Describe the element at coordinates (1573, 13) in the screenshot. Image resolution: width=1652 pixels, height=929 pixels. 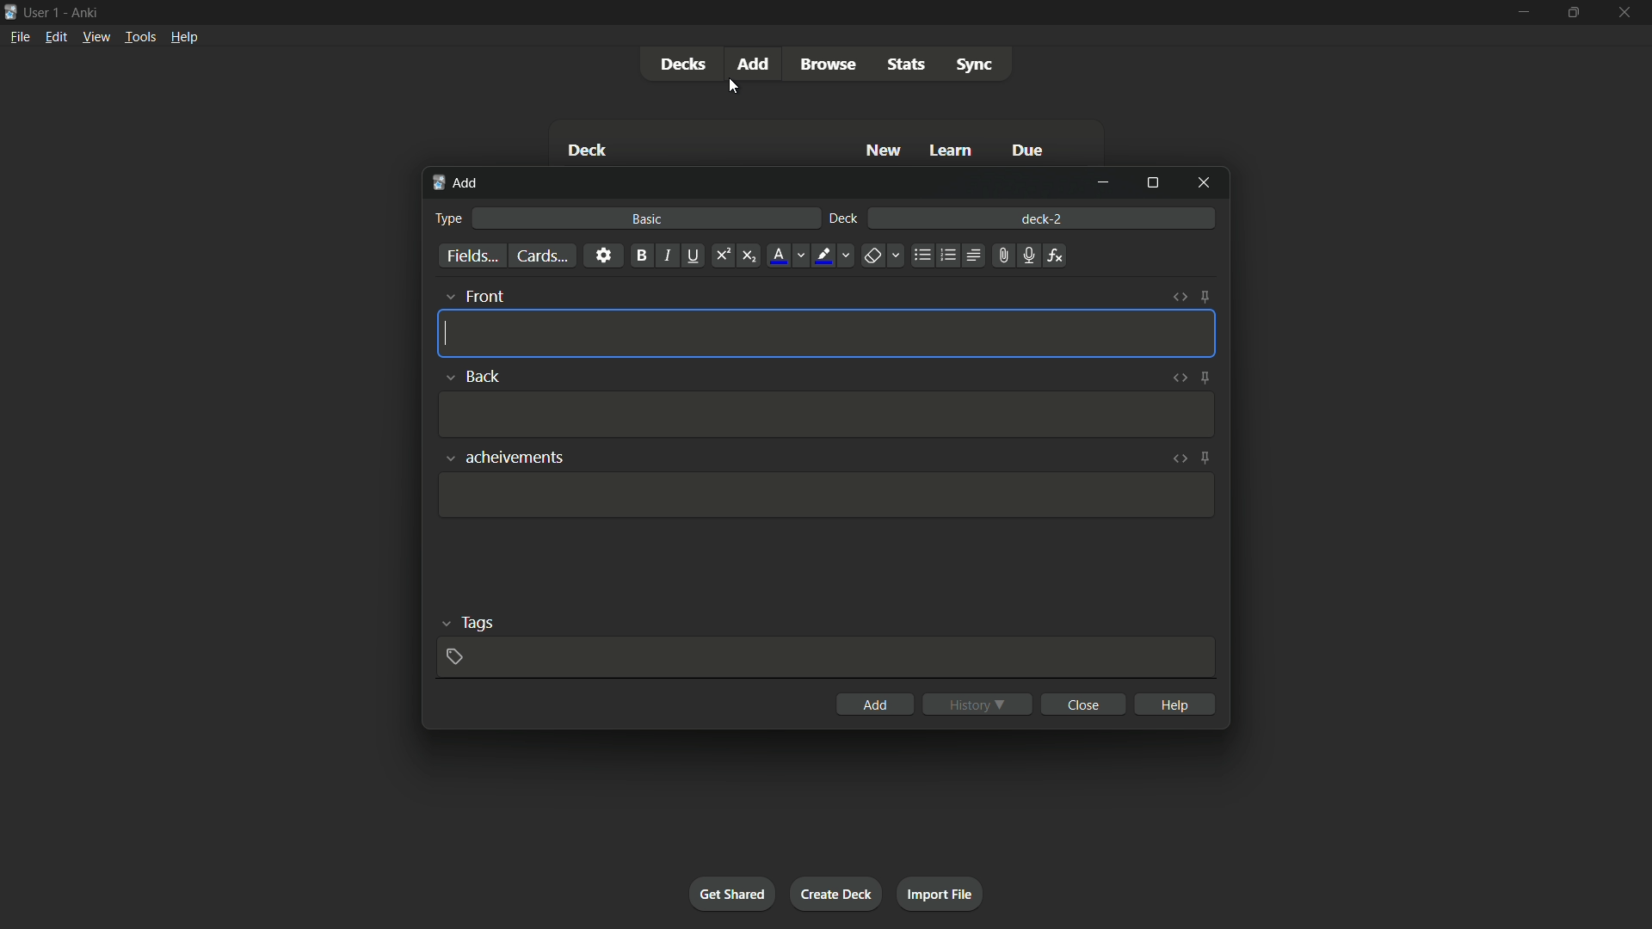
I see `maximize` at that location.